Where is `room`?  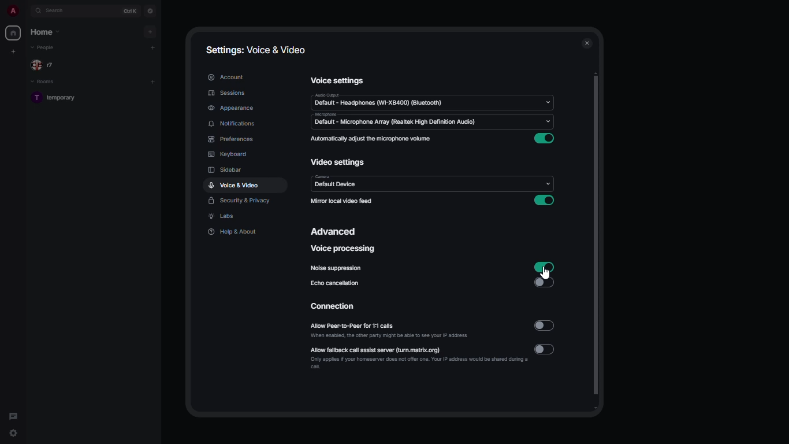
room is located at coordinates (58, 98).